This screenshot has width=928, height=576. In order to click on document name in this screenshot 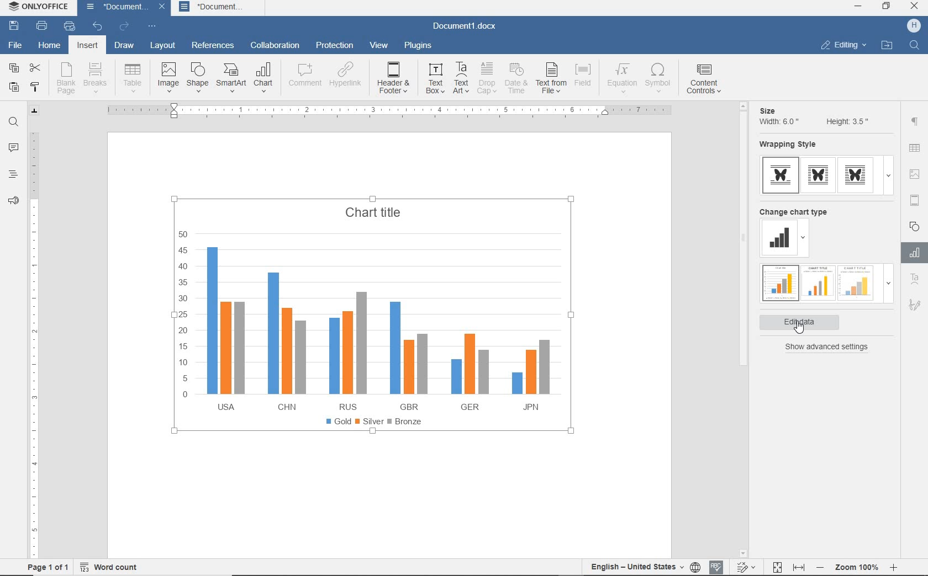, I will do `click(114, 8)`.